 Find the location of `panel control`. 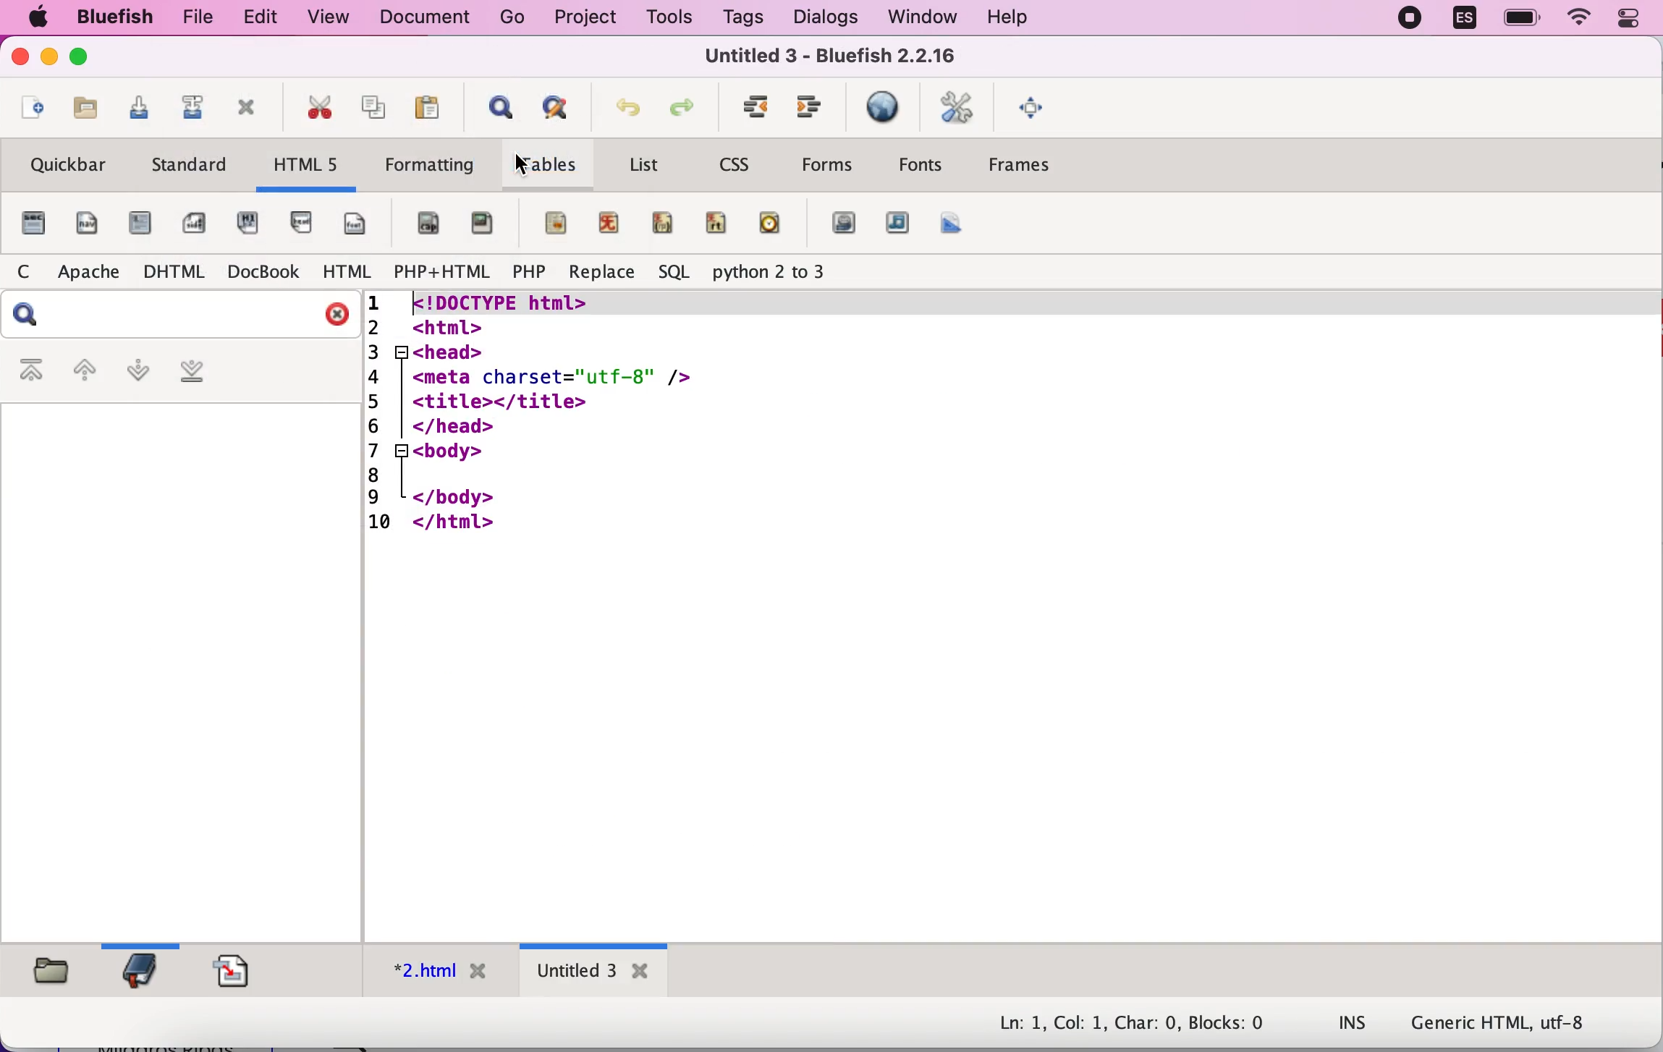

panel control is located at coordinates (1634, 20).